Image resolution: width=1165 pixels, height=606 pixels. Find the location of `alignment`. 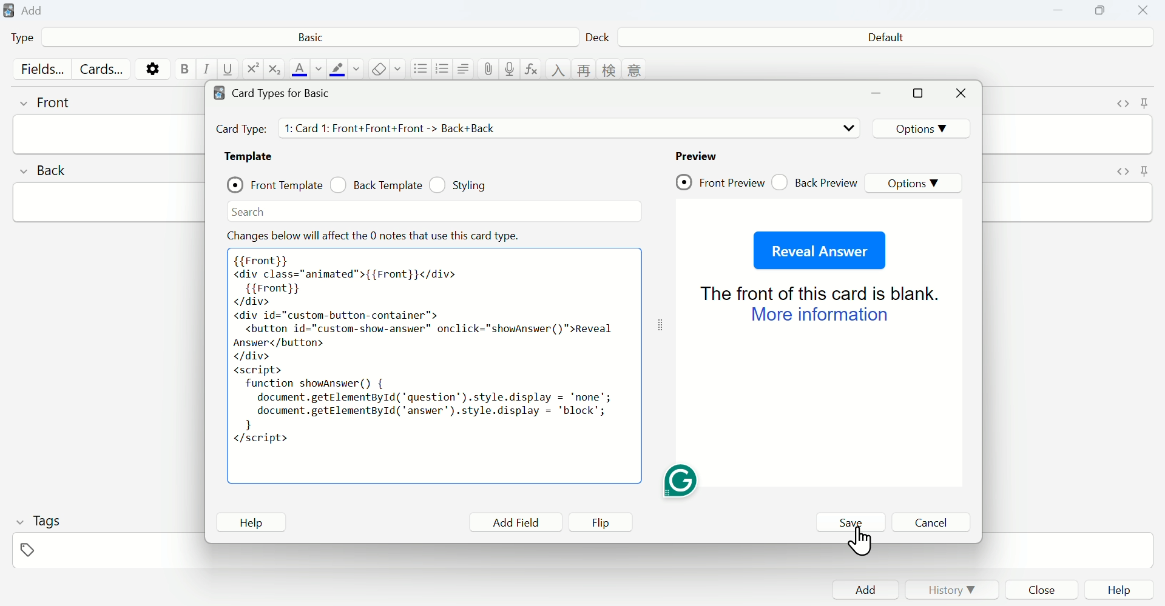

alignment is located at coordinates (464, 69).